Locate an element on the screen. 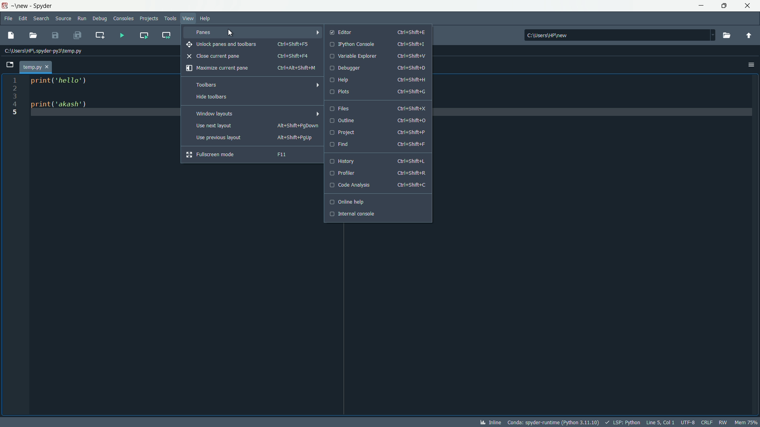  run current cell and go to the next one is located at coordinates (165, 34).